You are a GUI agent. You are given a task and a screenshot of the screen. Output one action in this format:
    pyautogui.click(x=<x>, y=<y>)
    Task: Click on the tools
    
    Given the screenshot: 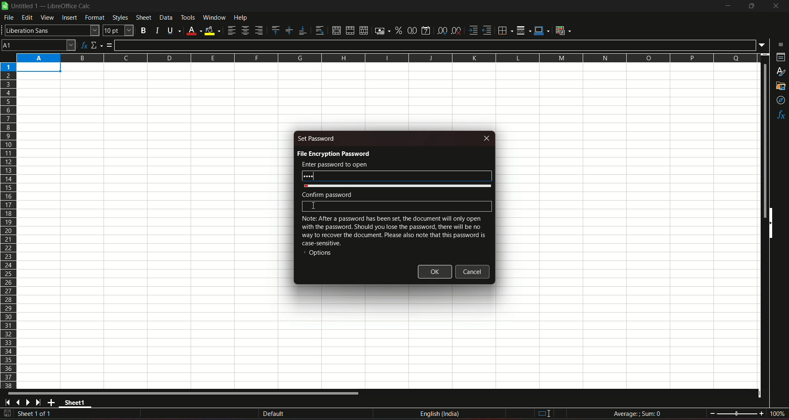 What is the action you would take?
    pyautogui.click(x=188, y=17)
    